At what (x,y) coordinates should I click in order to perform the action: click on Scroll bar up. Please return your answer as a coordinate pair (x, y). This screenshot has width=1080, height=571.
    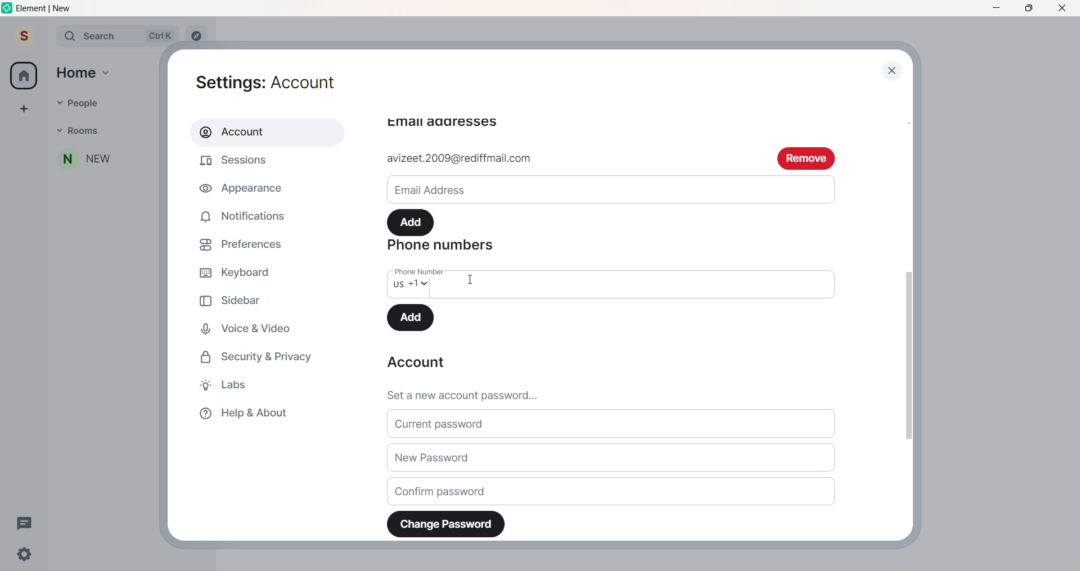
    Looking at the image, I should click on (907, 120).